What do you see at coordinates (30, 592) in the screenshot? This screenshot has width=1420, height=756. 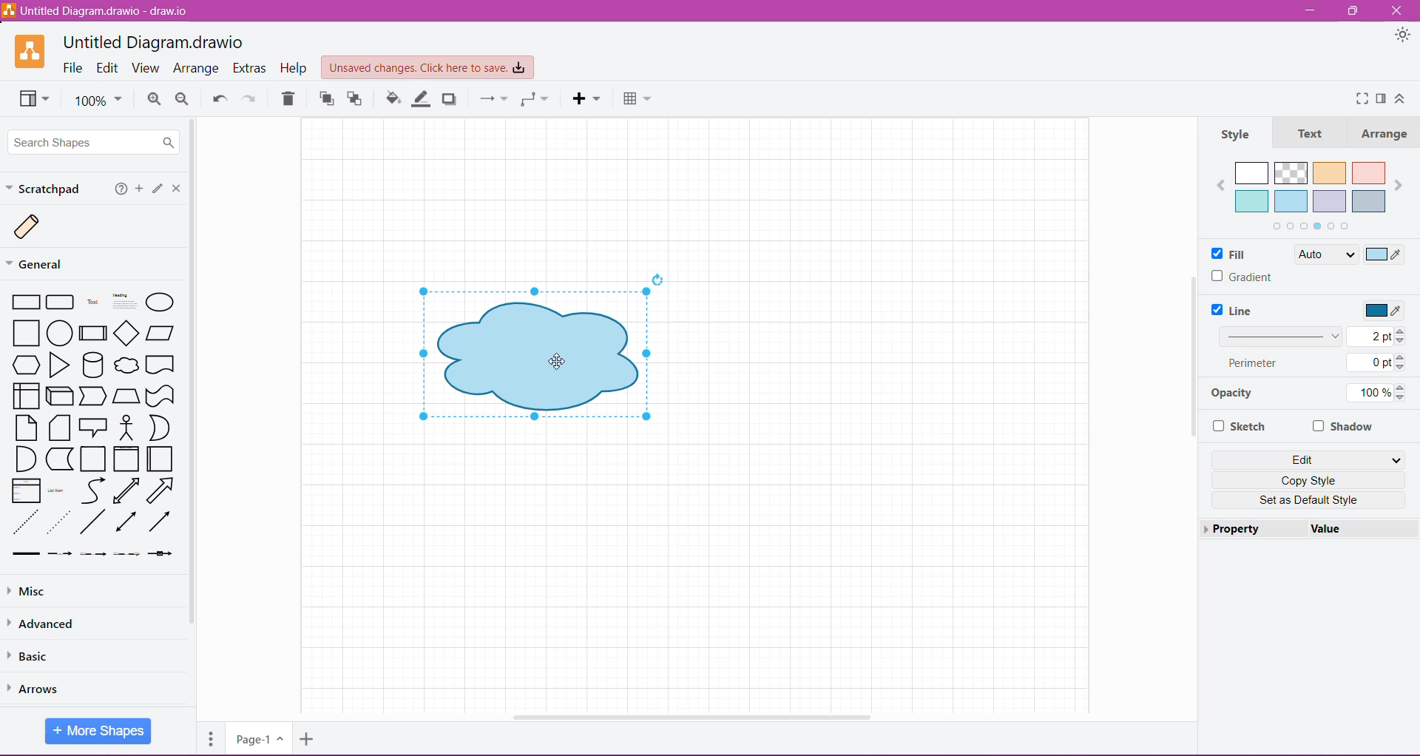 I see `Misc` at bounding box center [30, 592].